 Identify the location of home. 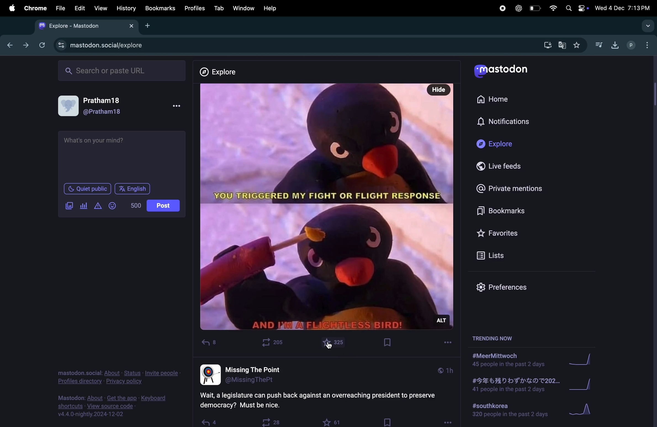
(493, 99).